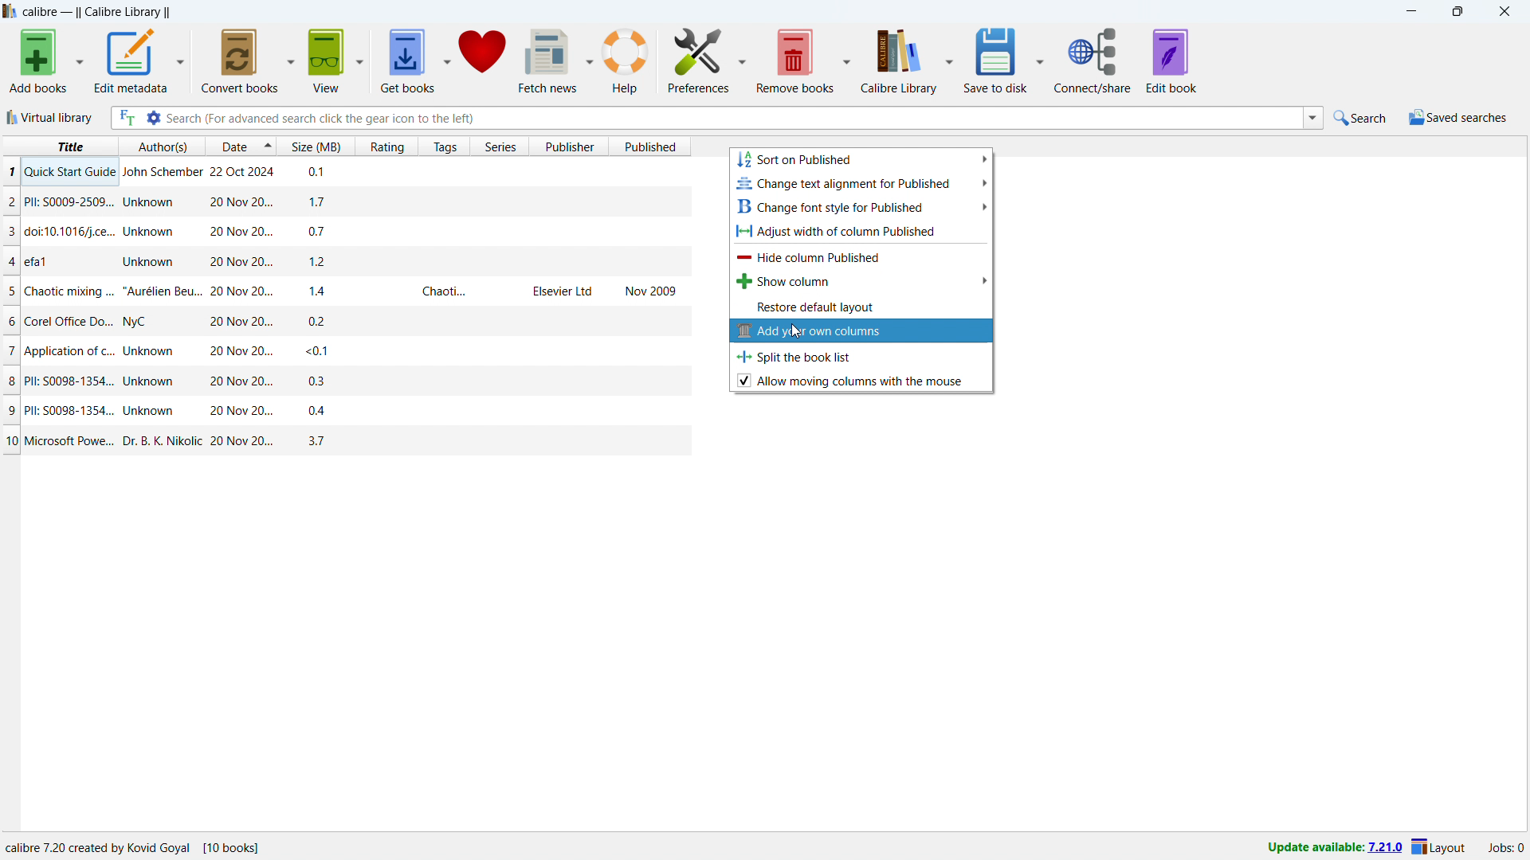  Describe the element at coordinates (996, 59) in the screenshot. I see `save to disk` at that location.